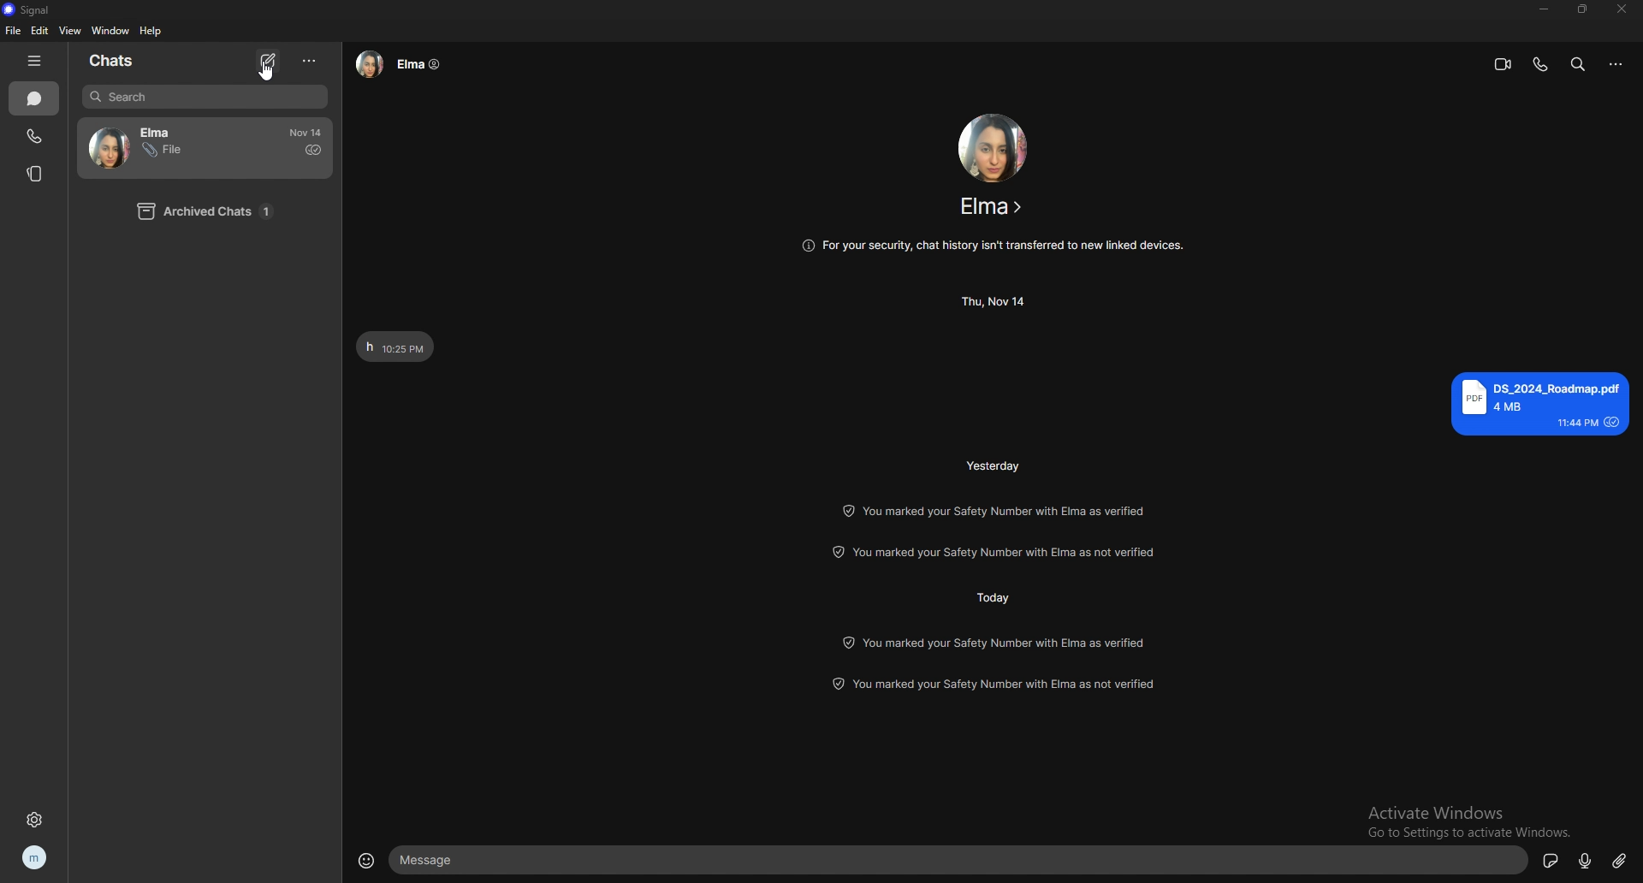  I want to click on chats, so click(34, 98).